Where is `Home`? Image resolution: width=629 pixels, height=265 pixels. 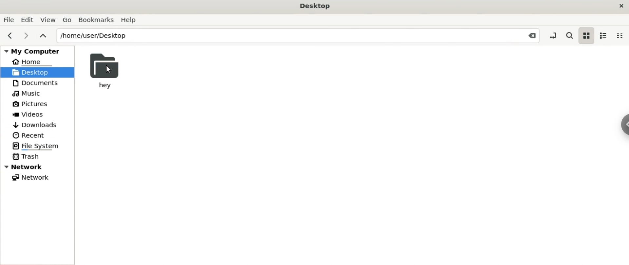 Home is located at coordinates (30, 63).